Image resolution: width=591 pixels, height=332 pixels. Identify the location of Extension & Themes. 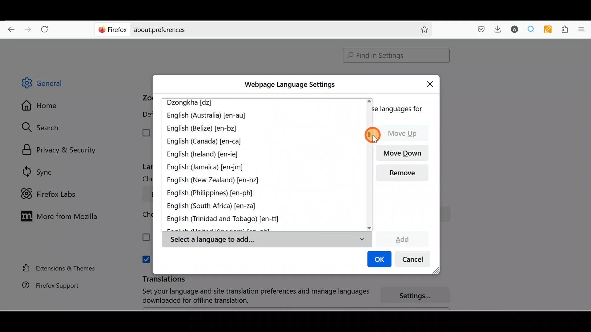
(56, 268).